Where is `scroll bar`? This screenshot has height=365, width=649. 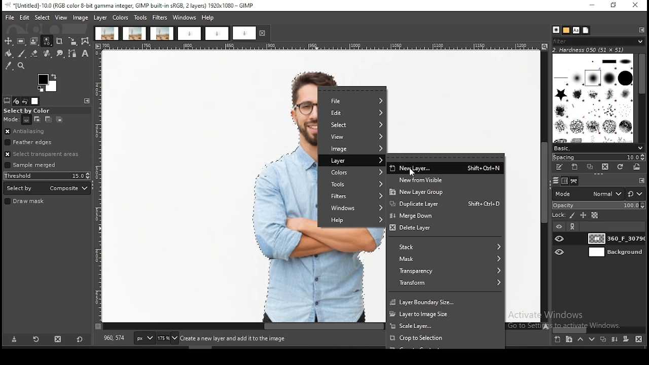
scroll bar is located at coordinates (545, 187).